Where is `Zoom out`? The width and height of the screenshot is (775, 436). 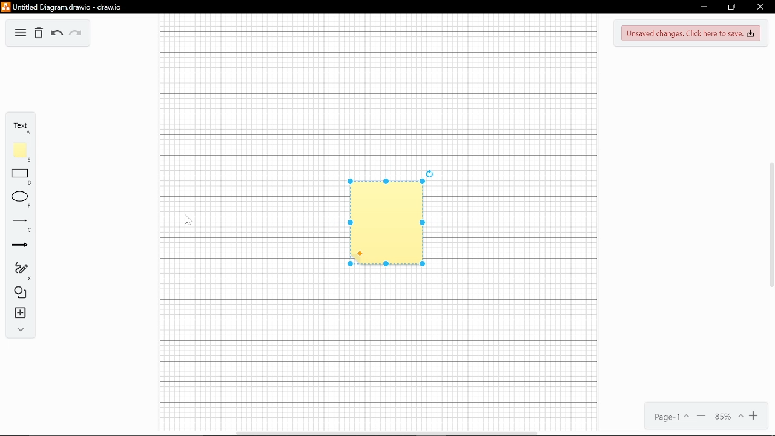
Zoom out is located at coordinates (701, 416).